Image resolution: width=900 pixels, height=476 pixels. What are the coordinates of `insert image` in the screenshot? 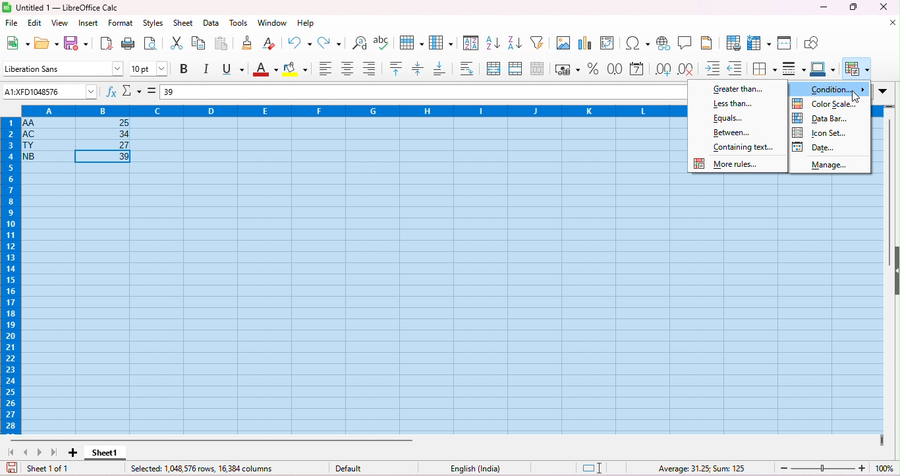 It's located at (563, 43).